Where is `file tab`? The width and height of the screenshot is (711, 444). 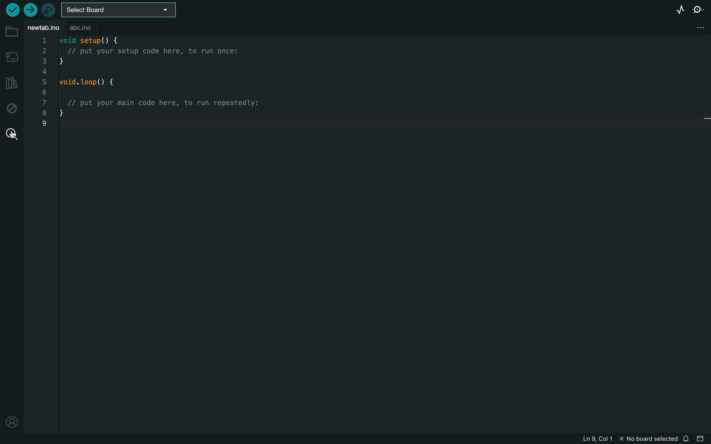
file tab is located at coordinates (45, 28).